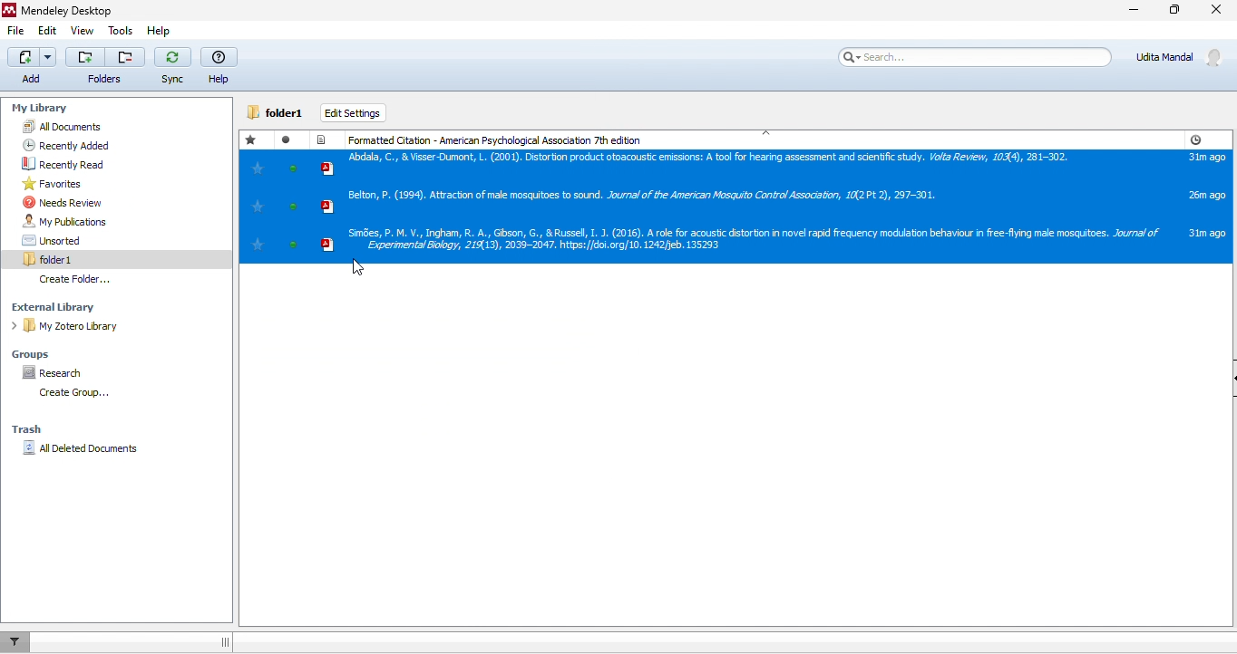 The height and width of the screenshot is (654, 1237). Describe the element at coordinates (63, 10) in the screenshot. I see `Mendeley Desktop` at that location.